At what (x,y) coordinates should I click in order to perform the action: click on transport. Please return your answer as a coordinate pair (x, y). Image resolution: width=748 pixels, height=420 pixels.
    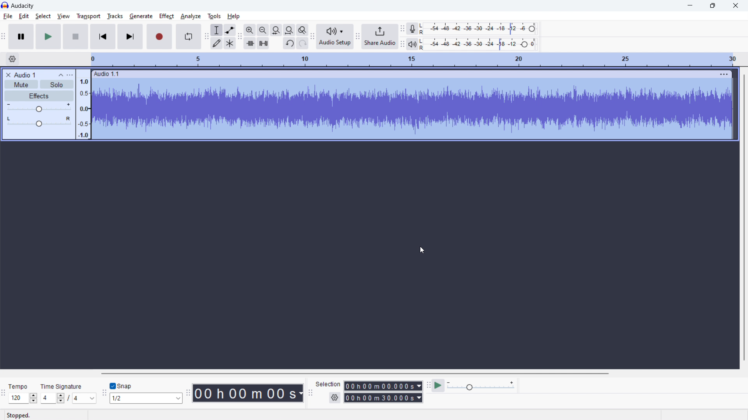
    Looking at the image, I should click on (88, 16).